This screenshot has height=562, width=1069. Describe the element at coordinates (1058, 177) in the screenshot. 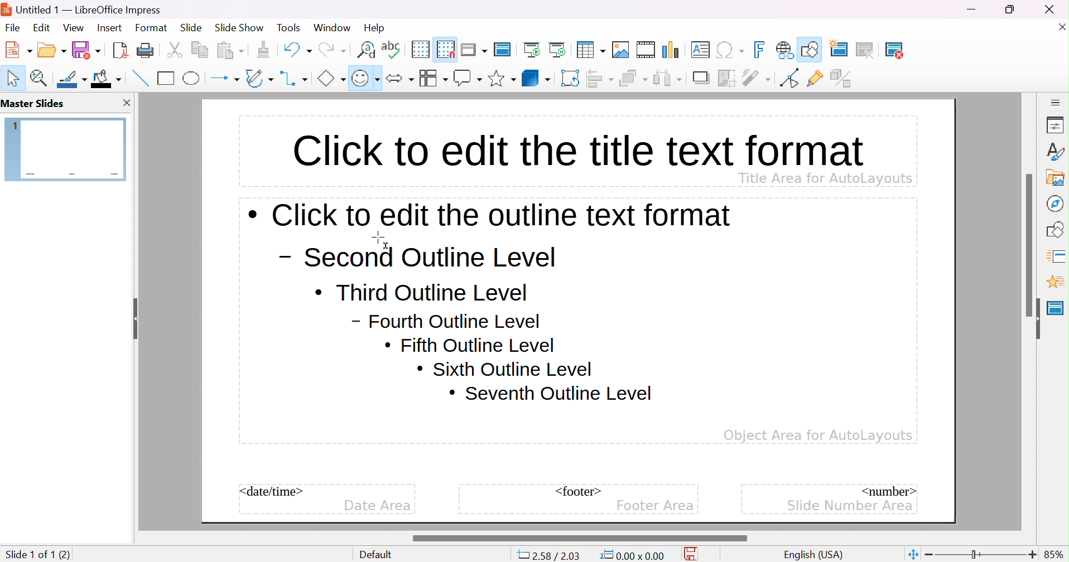

I see `gallery` at that location.